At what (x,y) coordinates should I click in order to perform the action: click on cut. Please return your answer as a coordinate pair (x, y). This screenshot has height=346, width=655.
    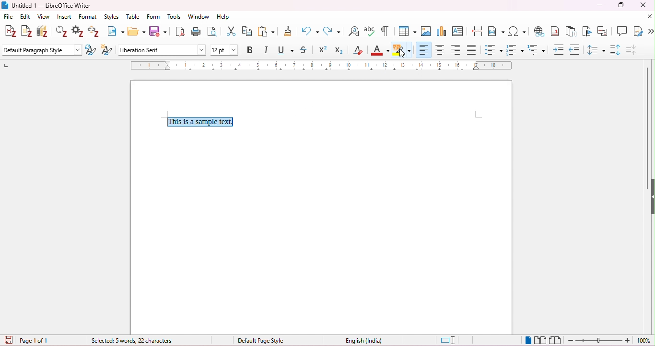
    Looking at the image, I should click on (230, 31).